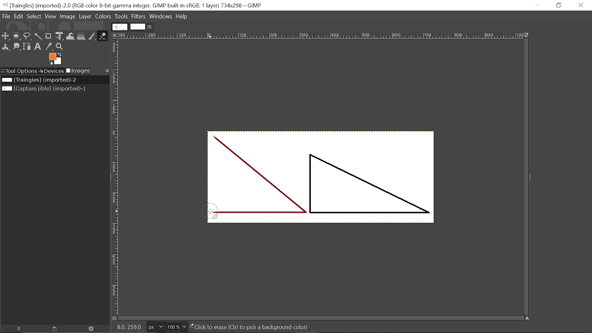  Describe the element at coordinates (85, 17) in the screenshot. I see `Layer` at that location.